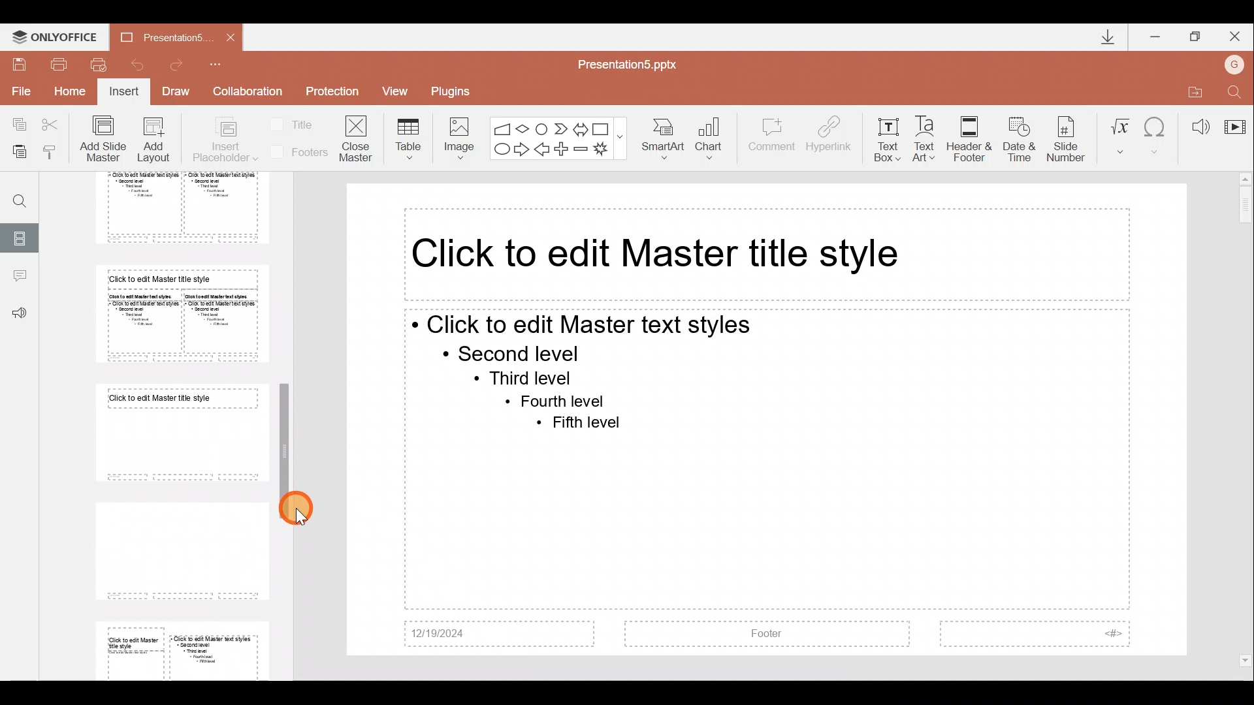  Describe the element at coordinates (297, 152) in the screenshot. I see `Footers` at that location.